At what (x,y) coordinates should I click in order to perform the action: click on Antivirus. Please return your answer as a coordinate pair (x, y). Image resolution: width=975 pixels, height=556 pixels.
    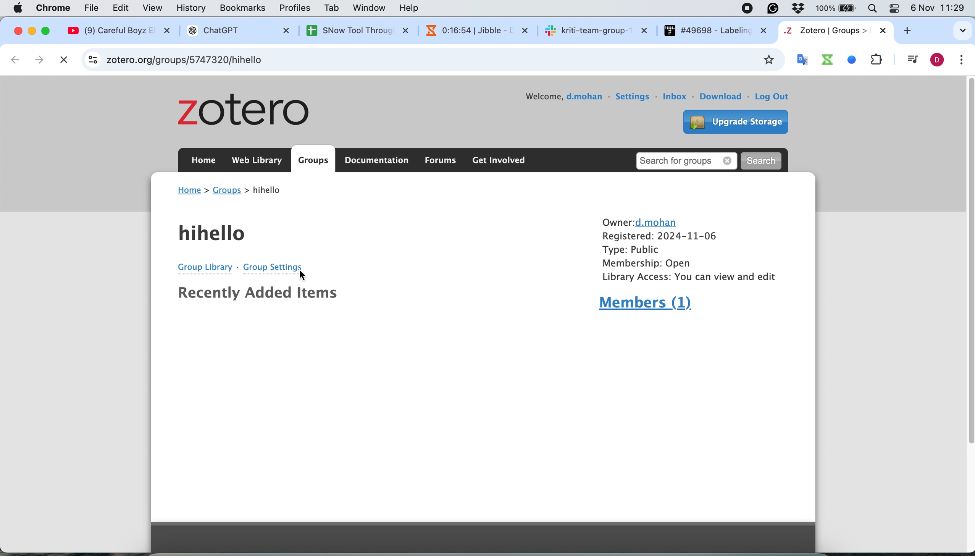
    Looking at the image, I should click on (802, 7).